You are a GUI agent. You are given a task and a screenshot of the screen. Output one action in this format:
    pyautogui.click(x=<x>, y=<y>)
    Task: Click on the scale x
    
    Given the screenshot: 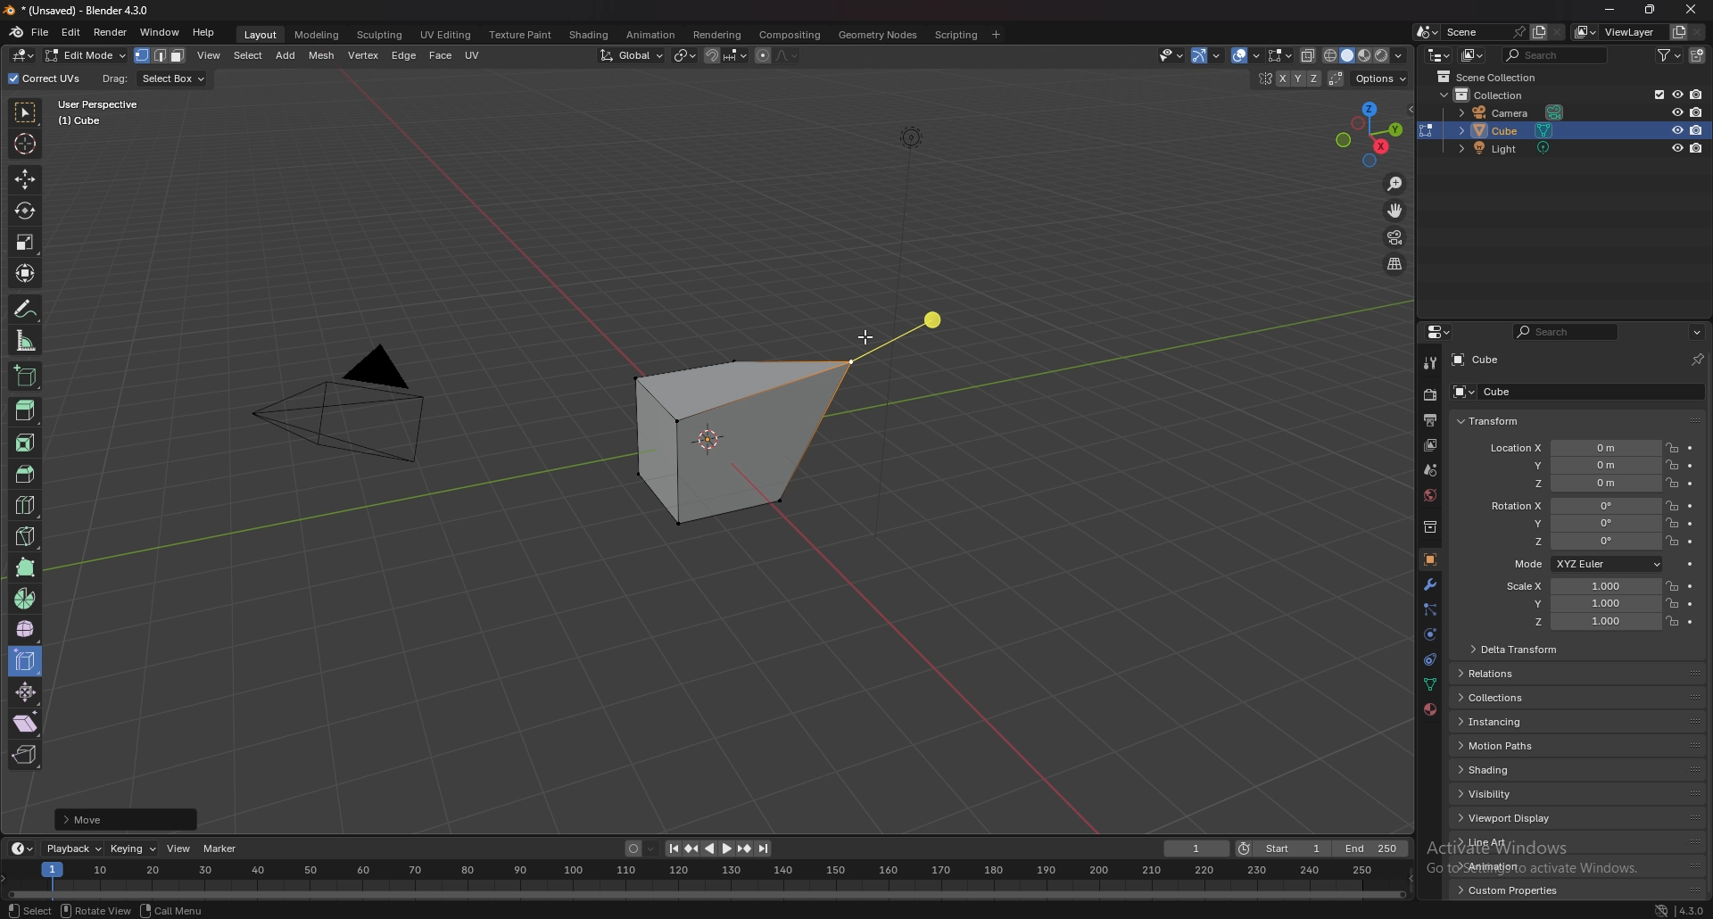 What is the action you would take?
    pyautogui.click(x=1579, y=586)
    